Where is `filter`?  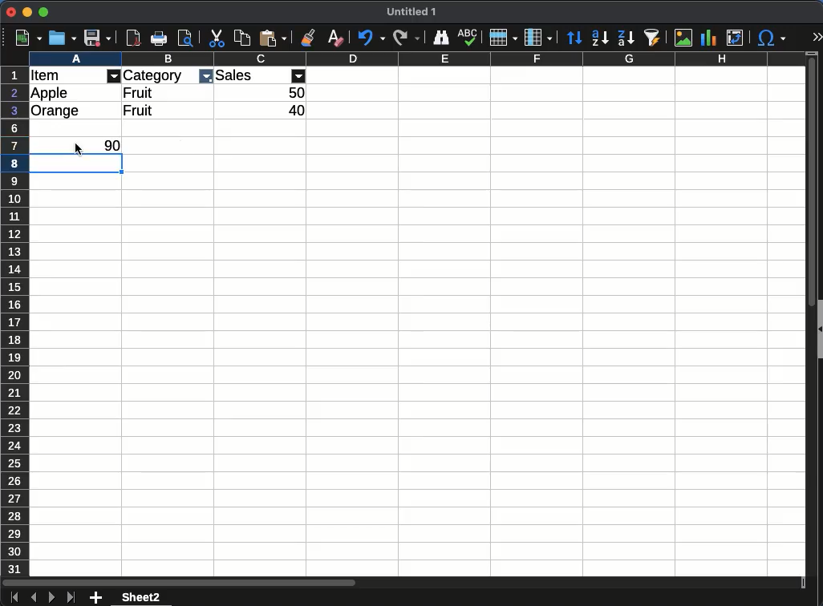
filter is located at coordinates (205, 77).